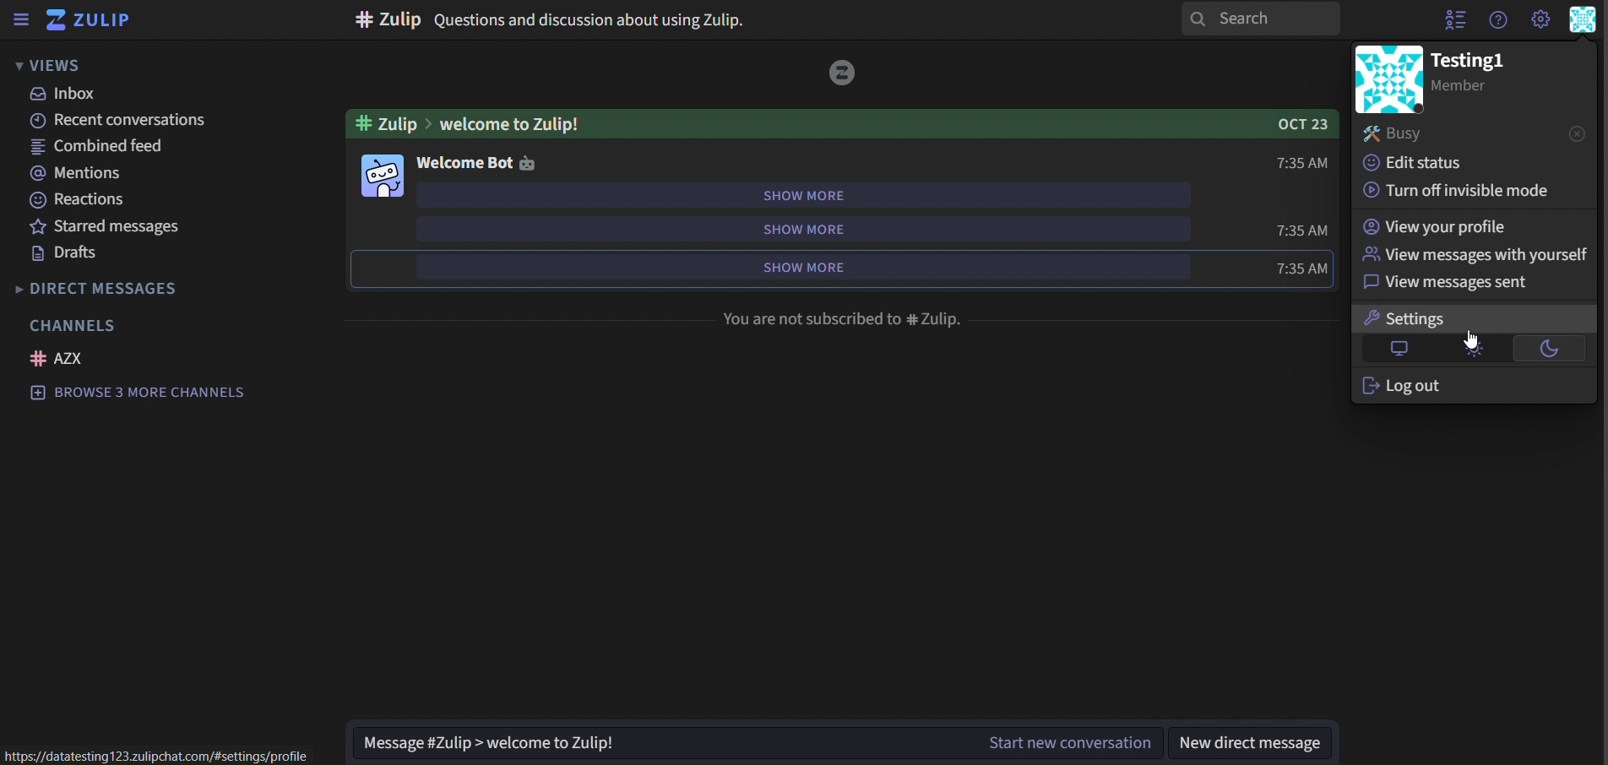  I want to click on starred messages, so click(107, 226).